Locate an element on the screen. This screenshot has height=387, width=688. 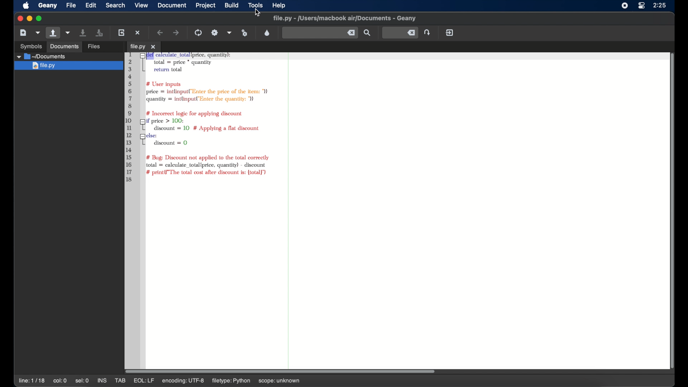
search is located at coordinates (368, 33).